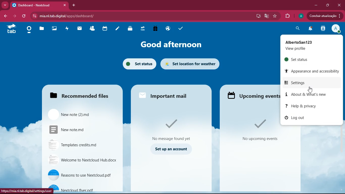 This screenshot has height=194, width=345. What do you see at coordinates (39, 5) in the screenshot?
I see `Dashboard - Nextcloud` at bounding box center [39, 5].